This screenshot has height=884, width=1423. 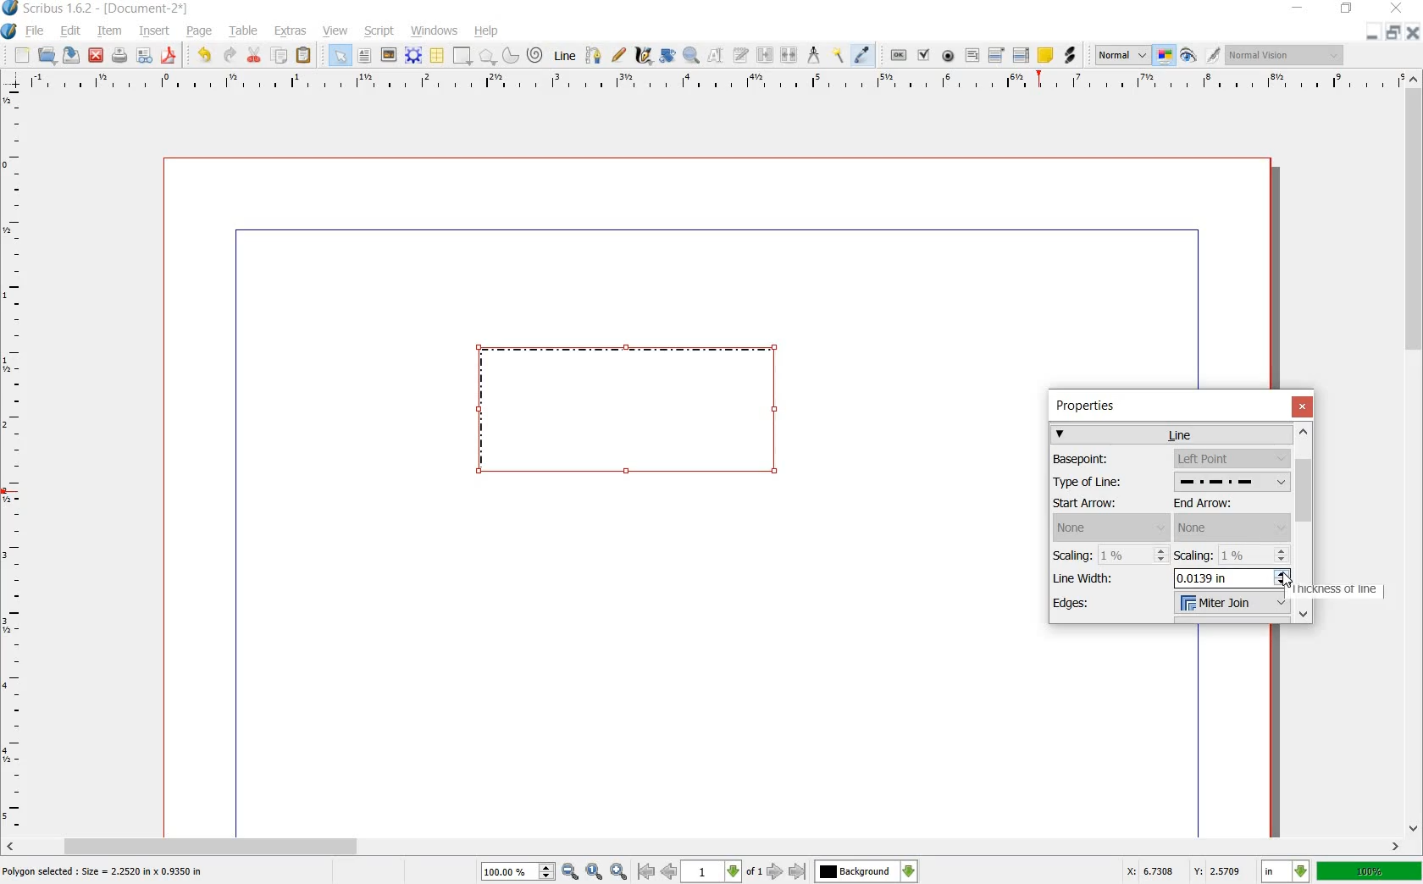 I want to click on LINK ANNOTATION, so click(x=1071, y=56).